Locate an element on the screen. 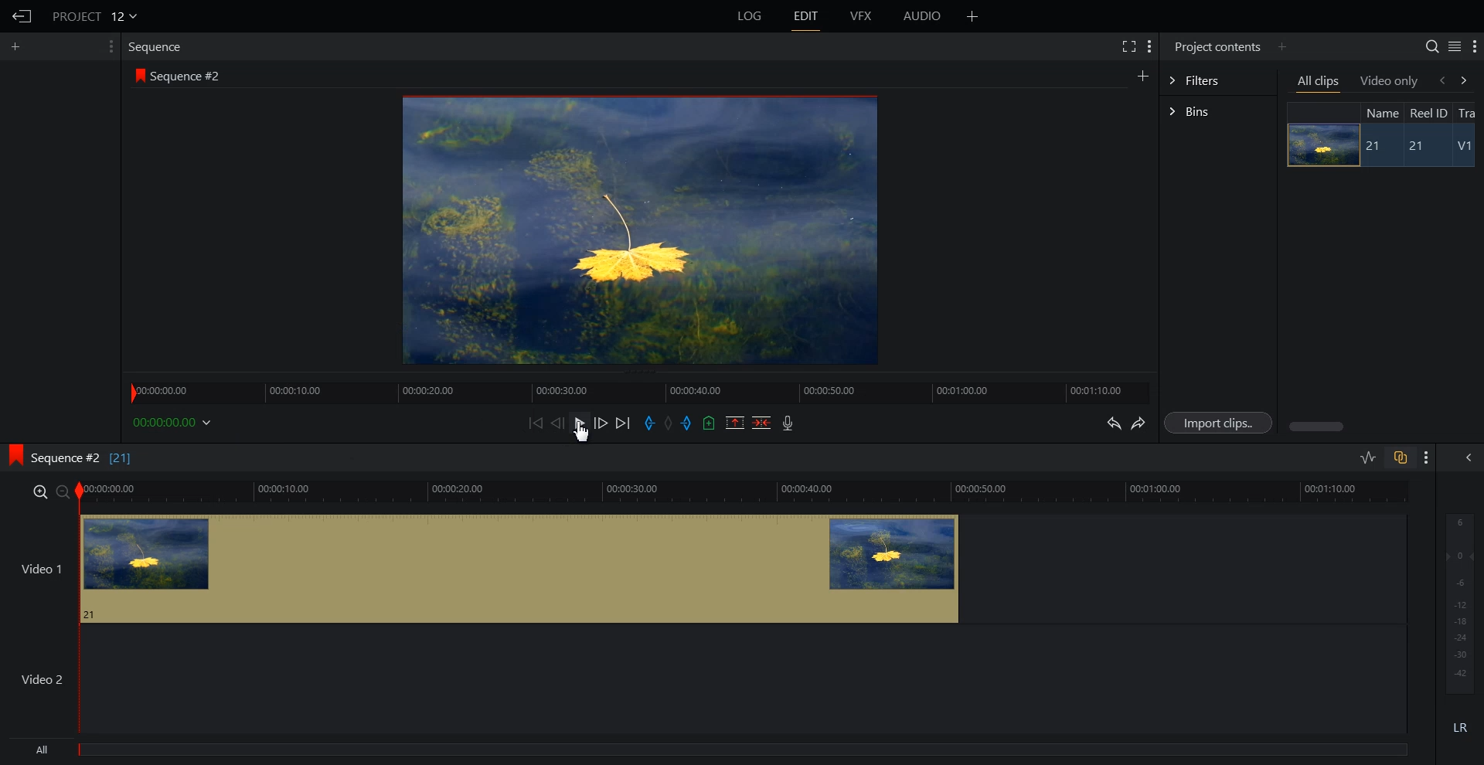 The image size is (1484, 765). Add panel is located at coordinates (972, 16).